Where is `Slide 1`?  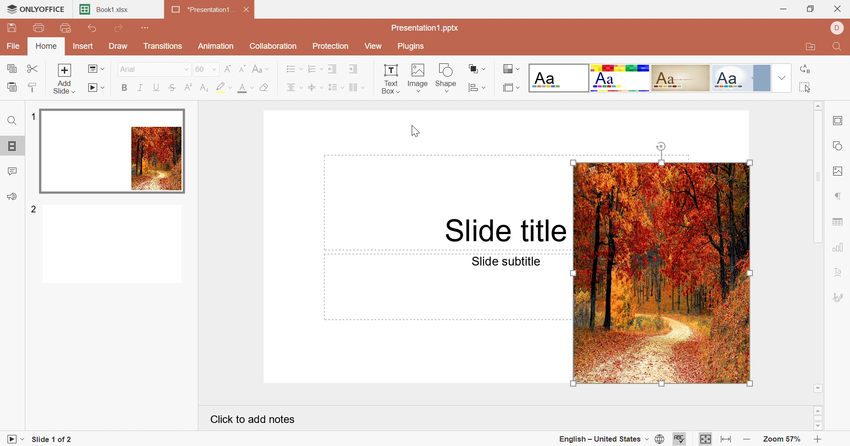 Slide 1 is located at coordinates (113, 152).